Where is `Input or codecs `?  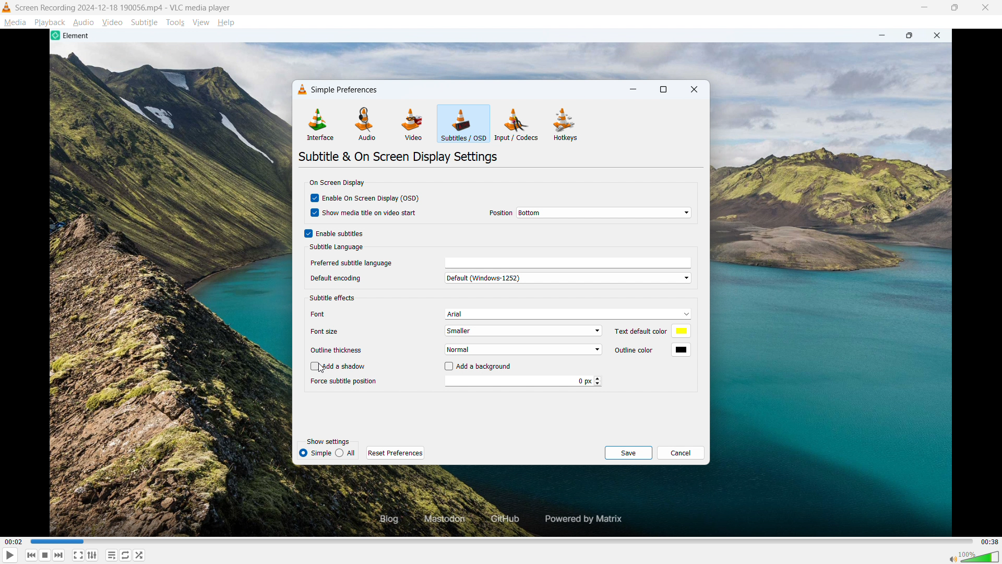 Input or codecs  is located at coordinates (517, 124).